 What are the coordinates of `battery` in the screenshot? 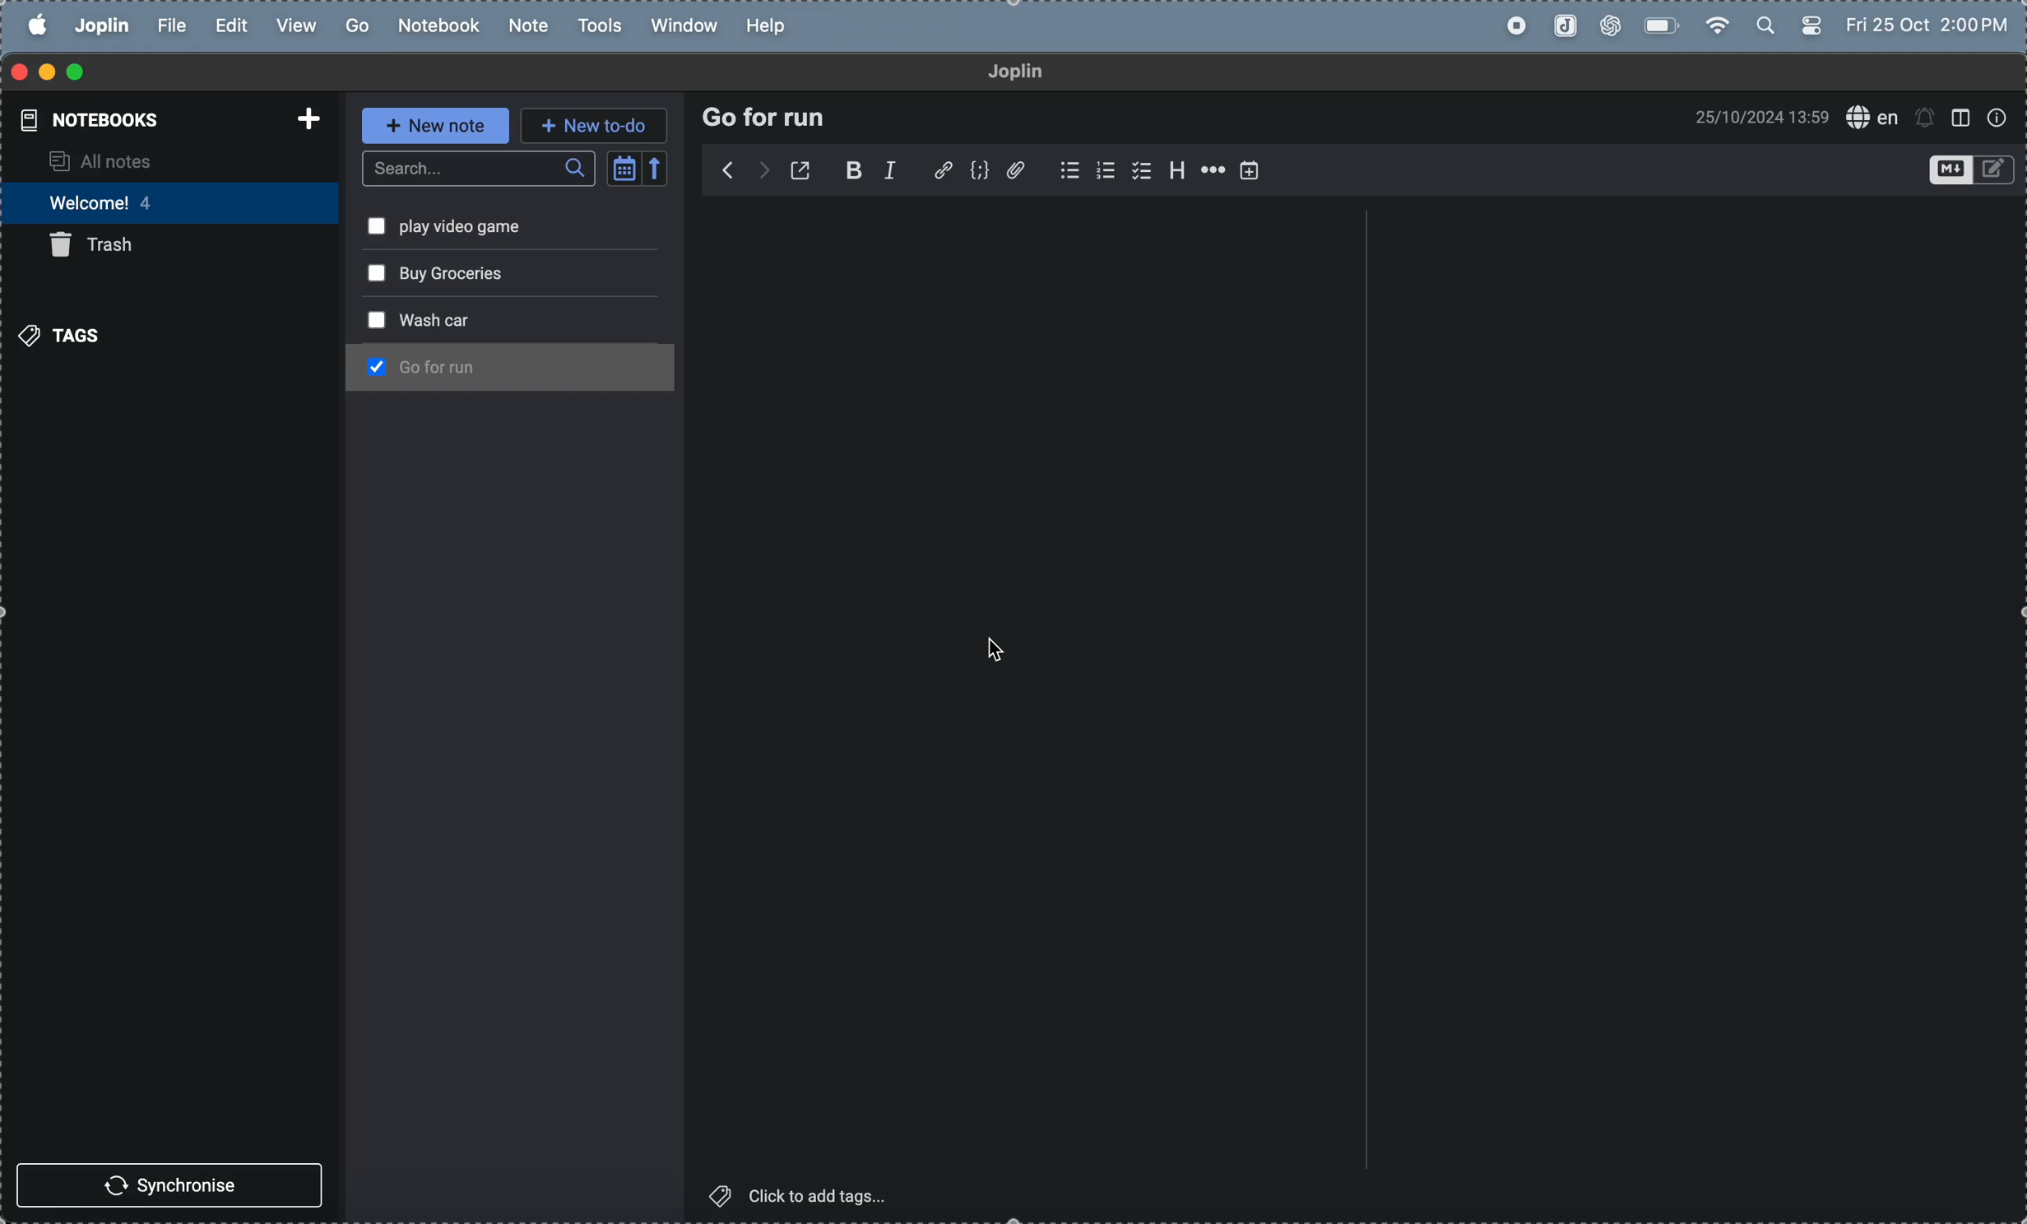 It's located at (1661, 27).